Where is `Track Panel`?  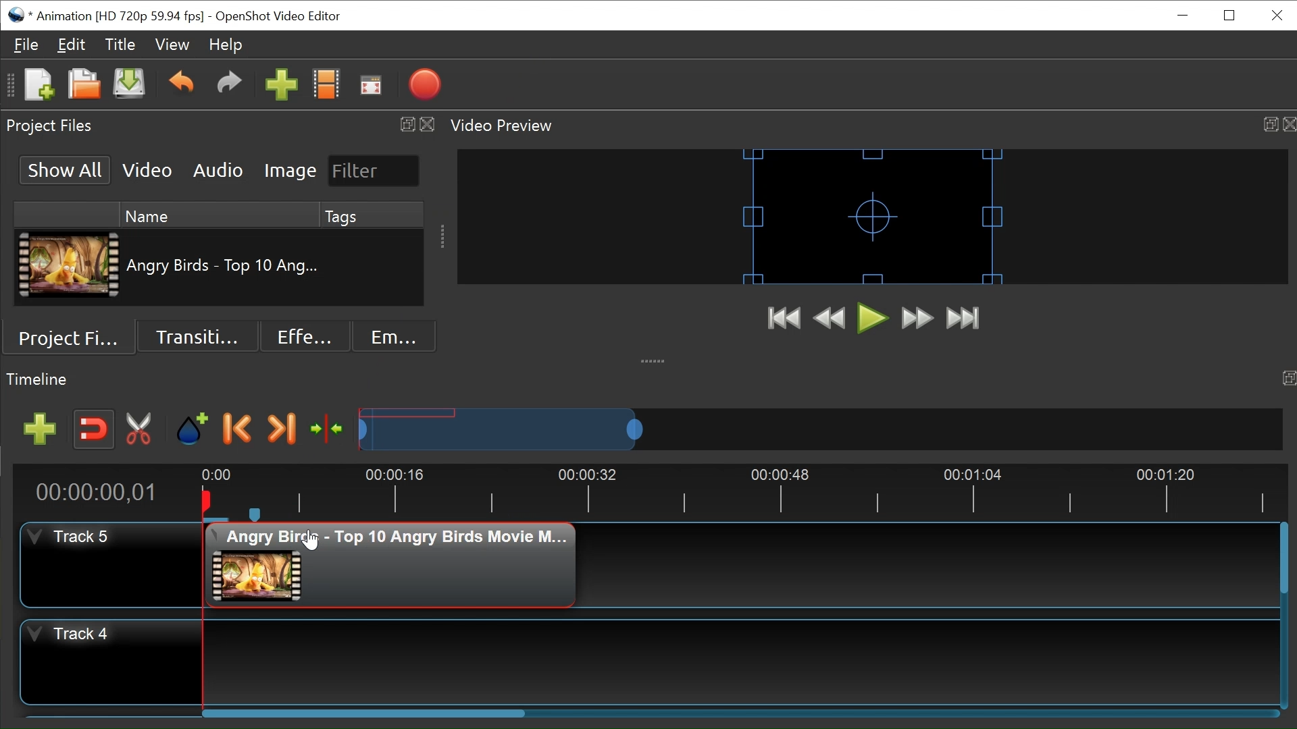
Track Panel is located at coordinates (744, 661).